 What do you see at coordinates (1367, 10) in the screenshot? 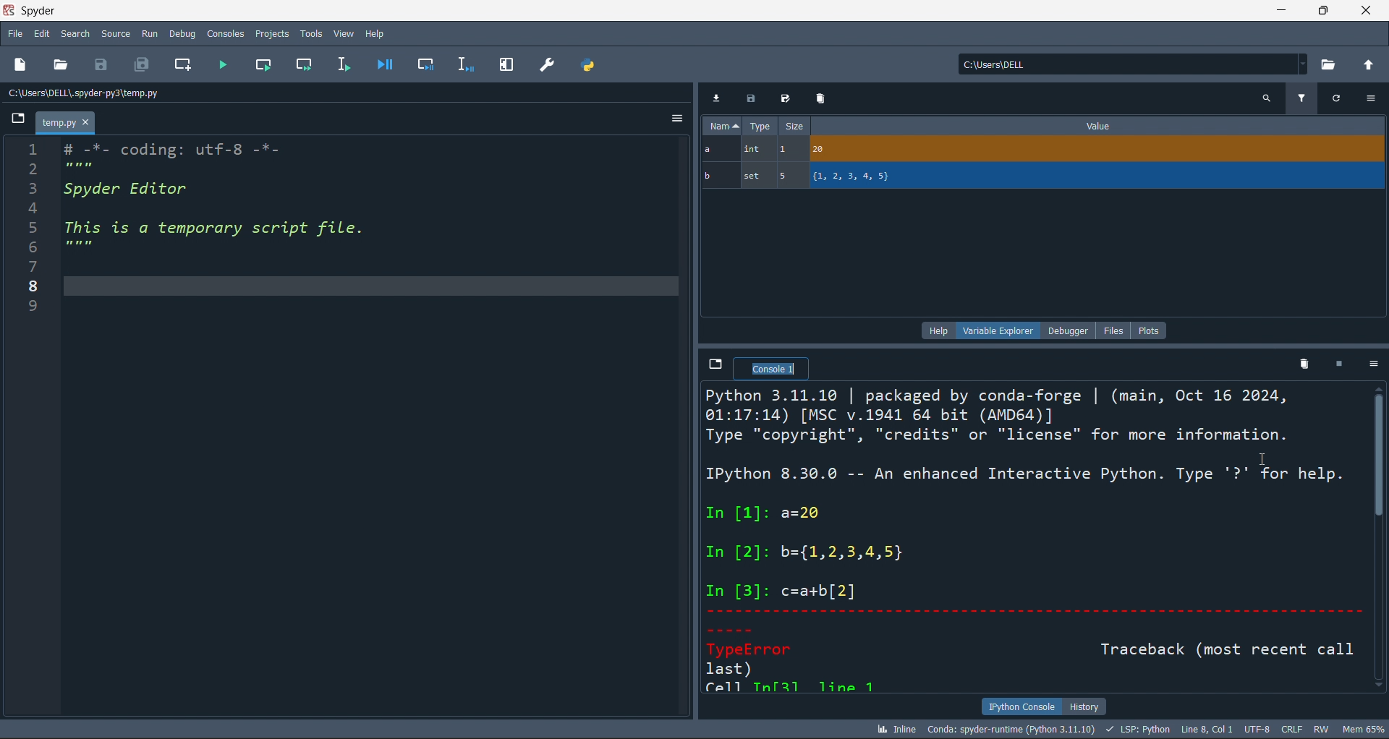
I see `close` at bounding box center [1367, 10].